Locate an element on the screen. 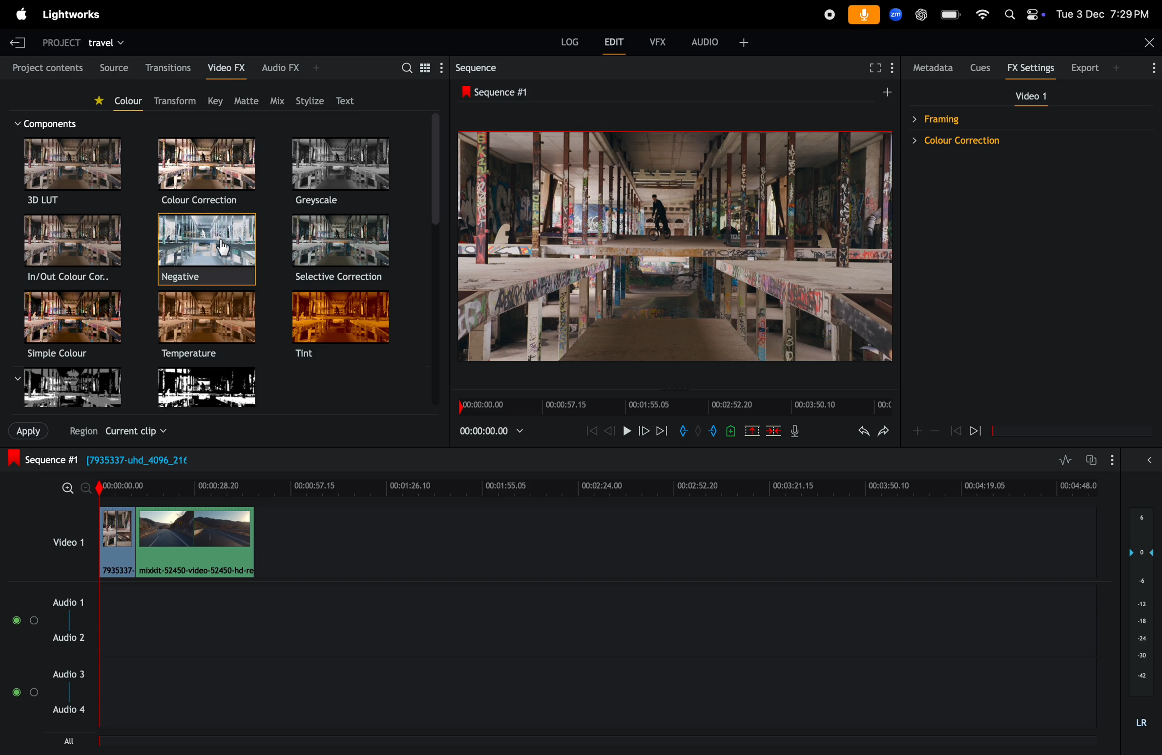  no color is located at coordinates (210, 392).